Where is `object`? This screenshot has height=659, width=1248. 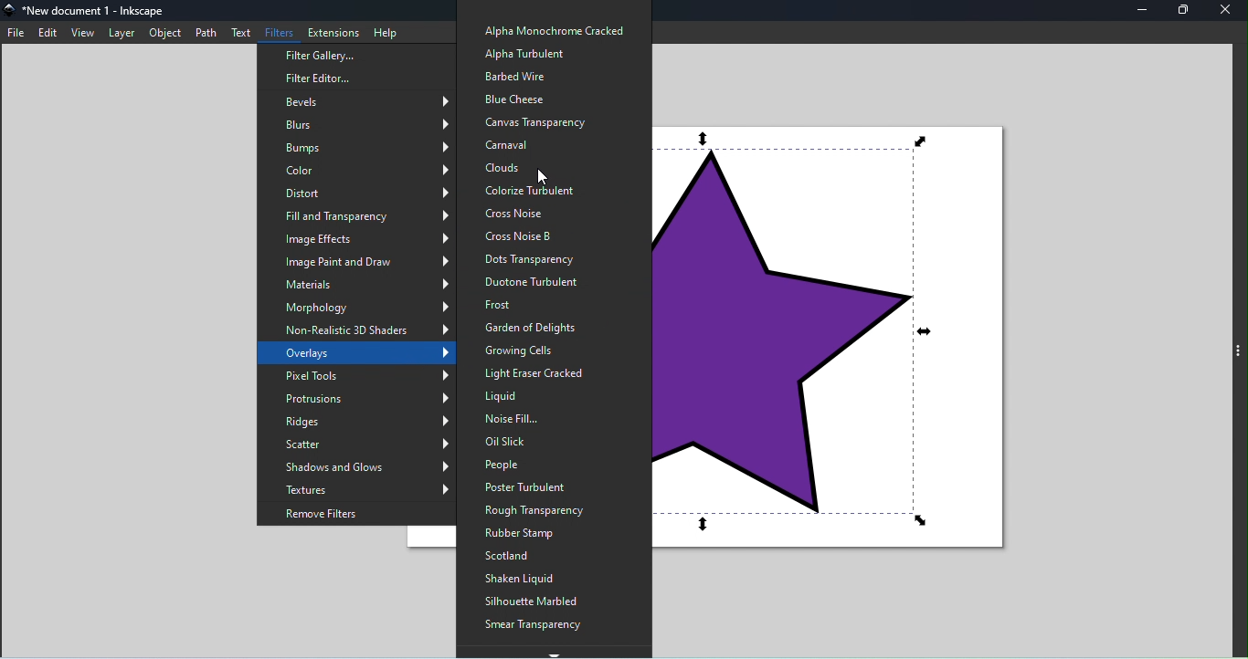 object is located at coordinates (168, 33).